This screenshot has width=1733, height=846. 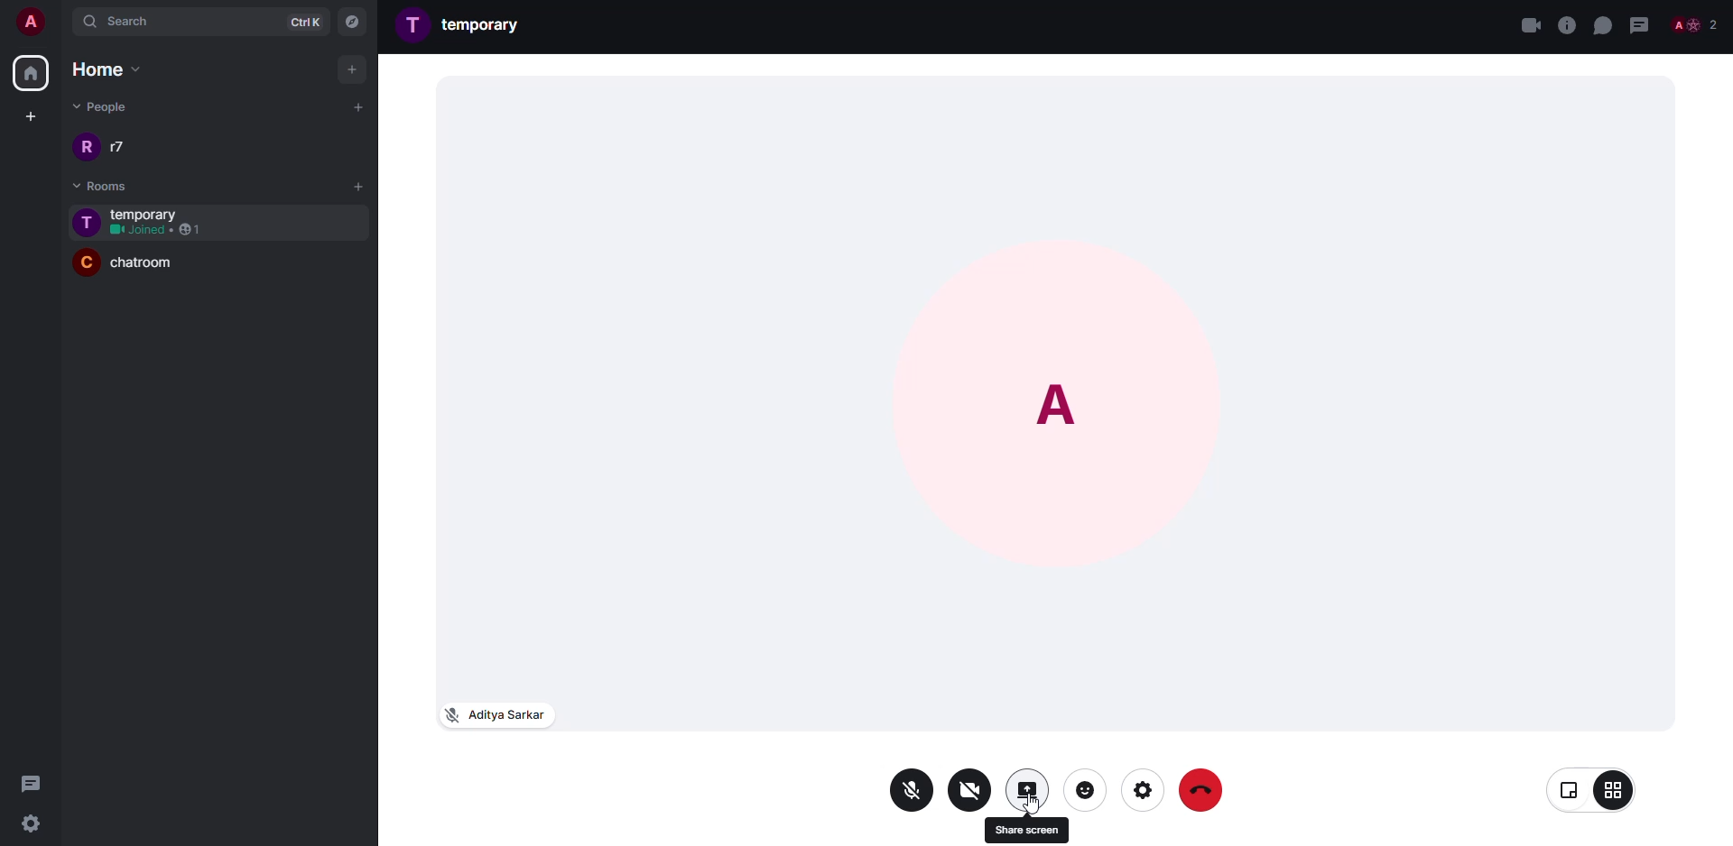 What do you see at coordinates (27, 116) in the screenshot?
I see `create space` at bounding box center [27, 116].